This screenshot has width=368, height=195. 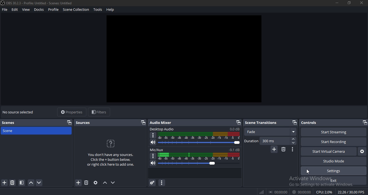 I want to click on move up, so click(x=105, y=183).